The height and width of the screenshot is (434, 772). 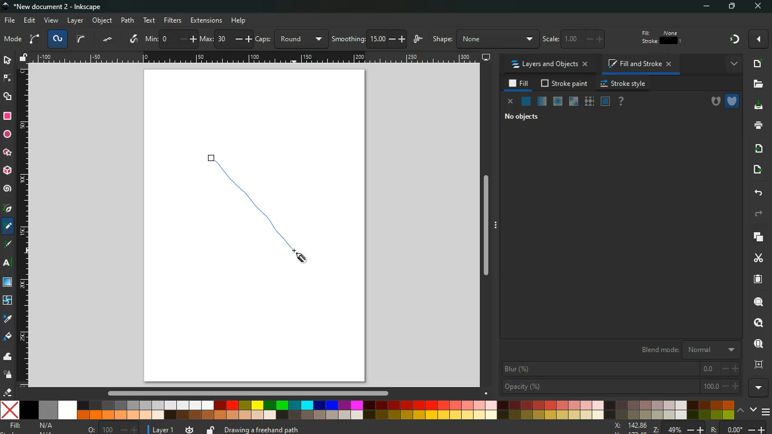 I want to click on edit, so click(x=31, y=20).